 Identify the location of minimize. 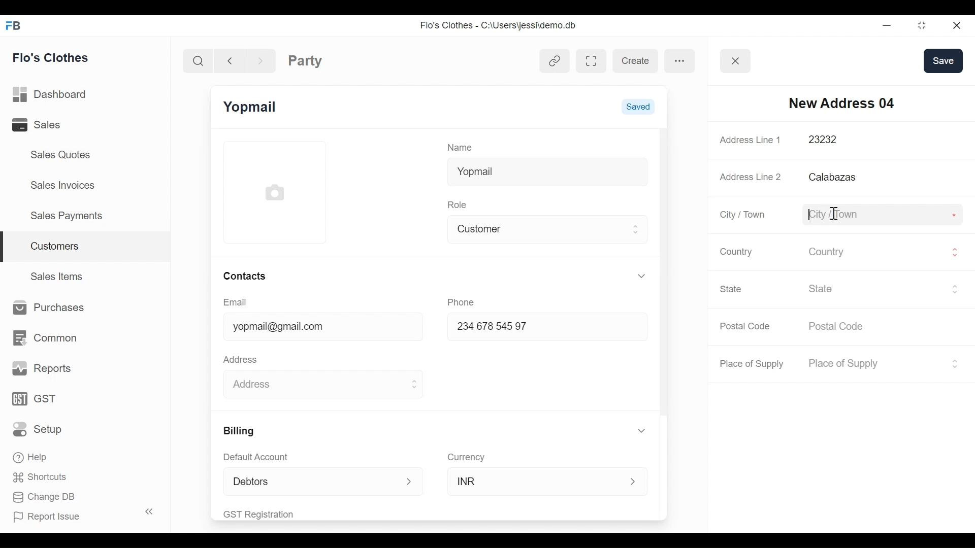
(886, 25).